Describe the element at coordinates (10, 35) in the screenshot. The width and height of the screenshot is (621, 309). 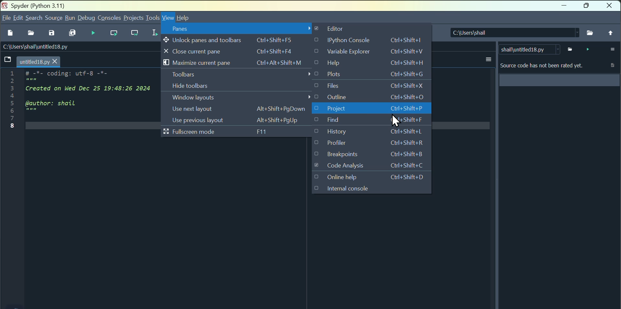
I see `New` at that location.